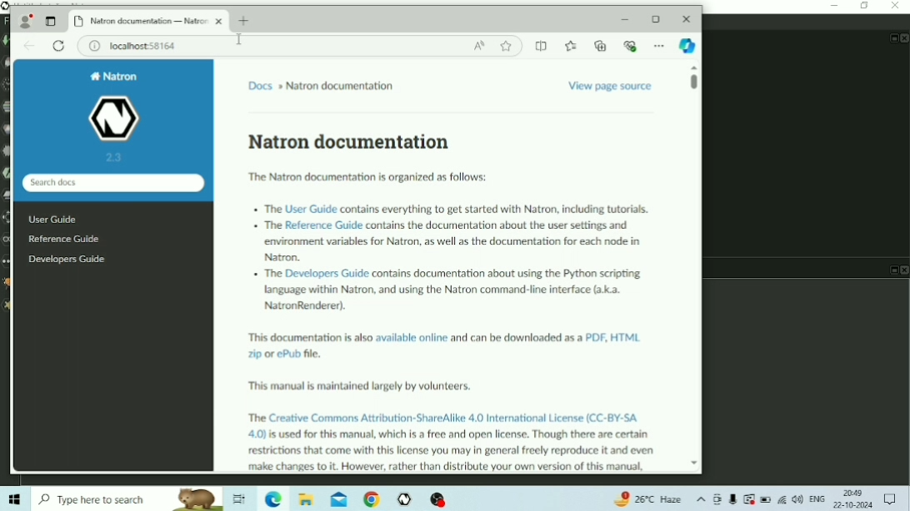  What do you see at coordinates (220, 21) in the screenshot?
I see `Close` at bounding box center [220, 21].